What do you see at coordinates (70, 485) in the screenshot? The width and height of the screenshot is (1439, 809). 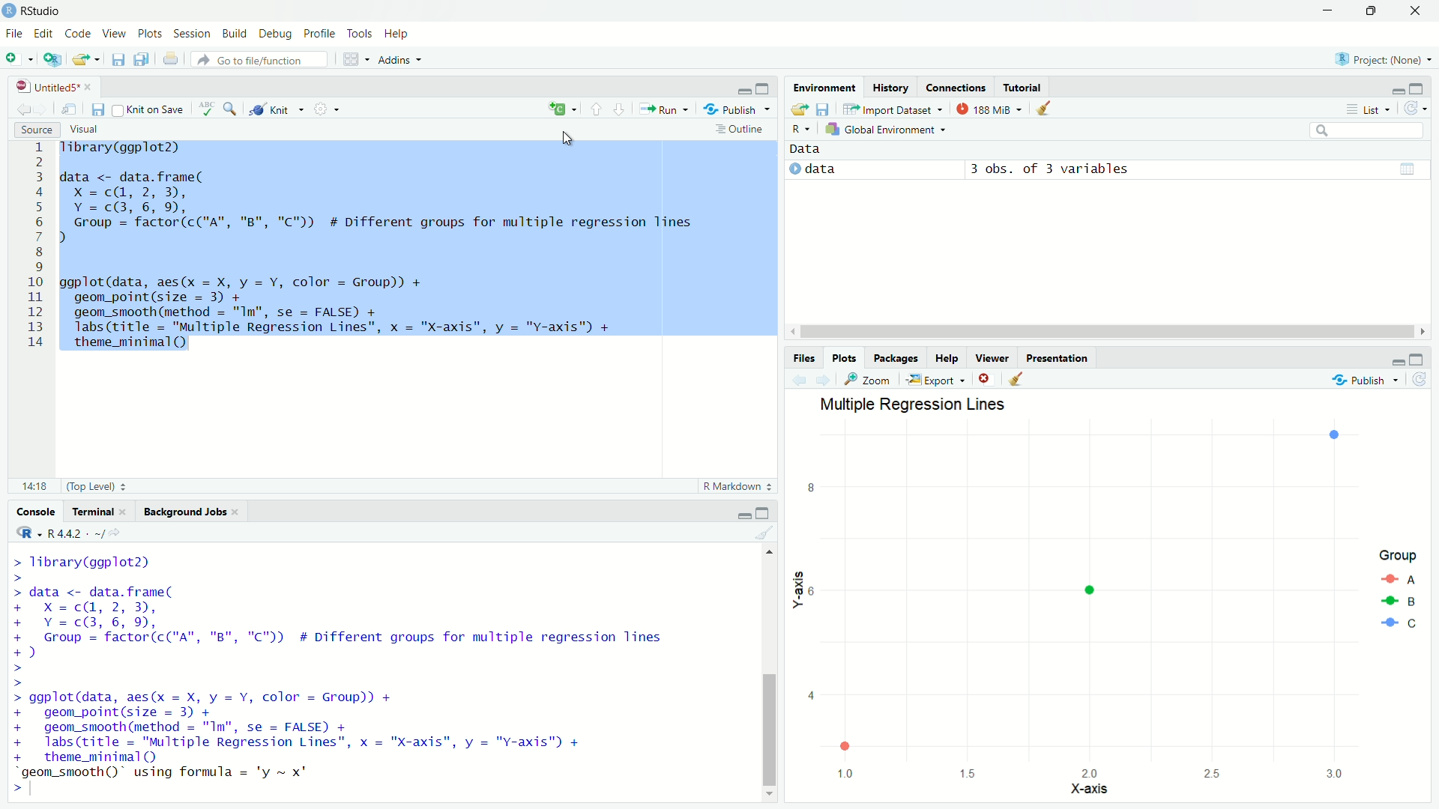 I see `81 (Top Level) :` at bounding box center [70, 485].